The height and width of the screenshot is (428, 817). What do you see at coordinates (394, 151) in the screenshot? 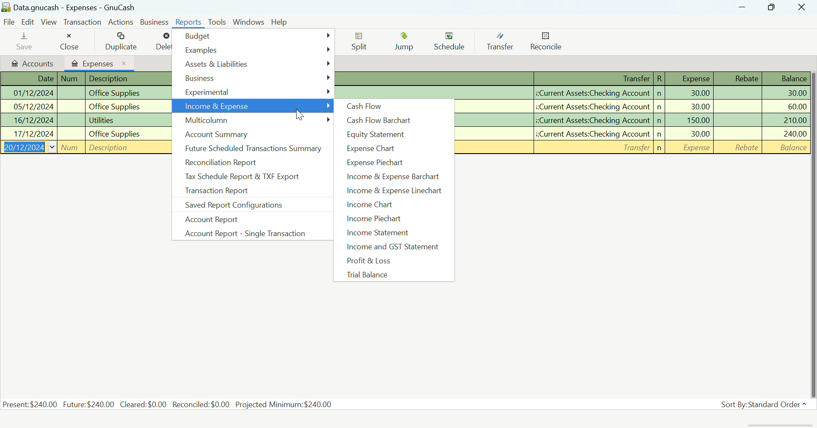
I see `Expense Chart` at bounding box center [394, 151].